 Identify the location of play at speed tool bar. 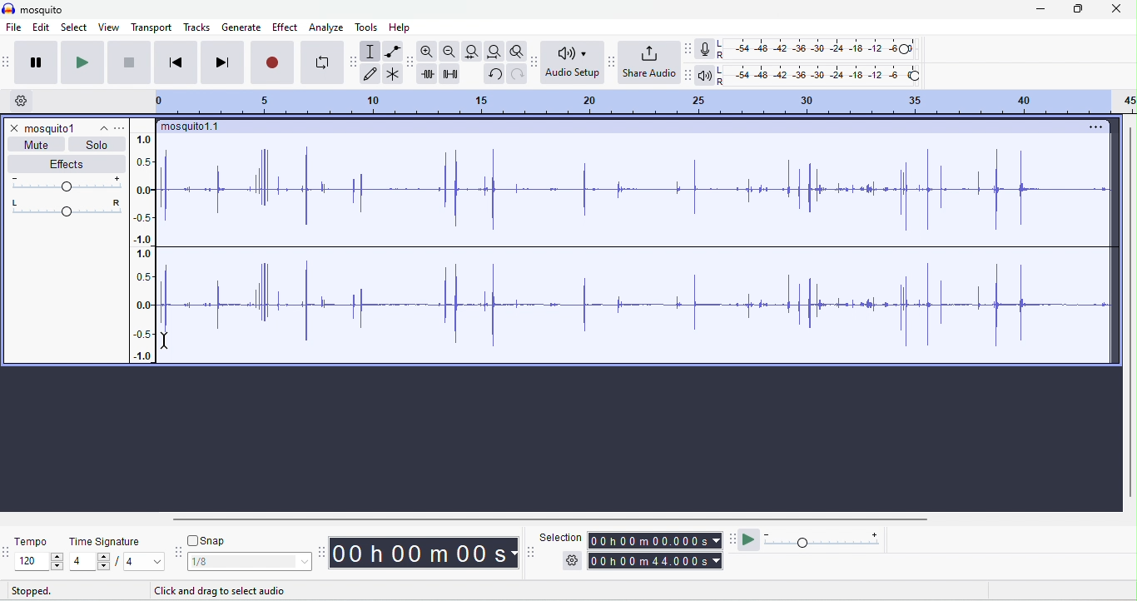
(733, 540).